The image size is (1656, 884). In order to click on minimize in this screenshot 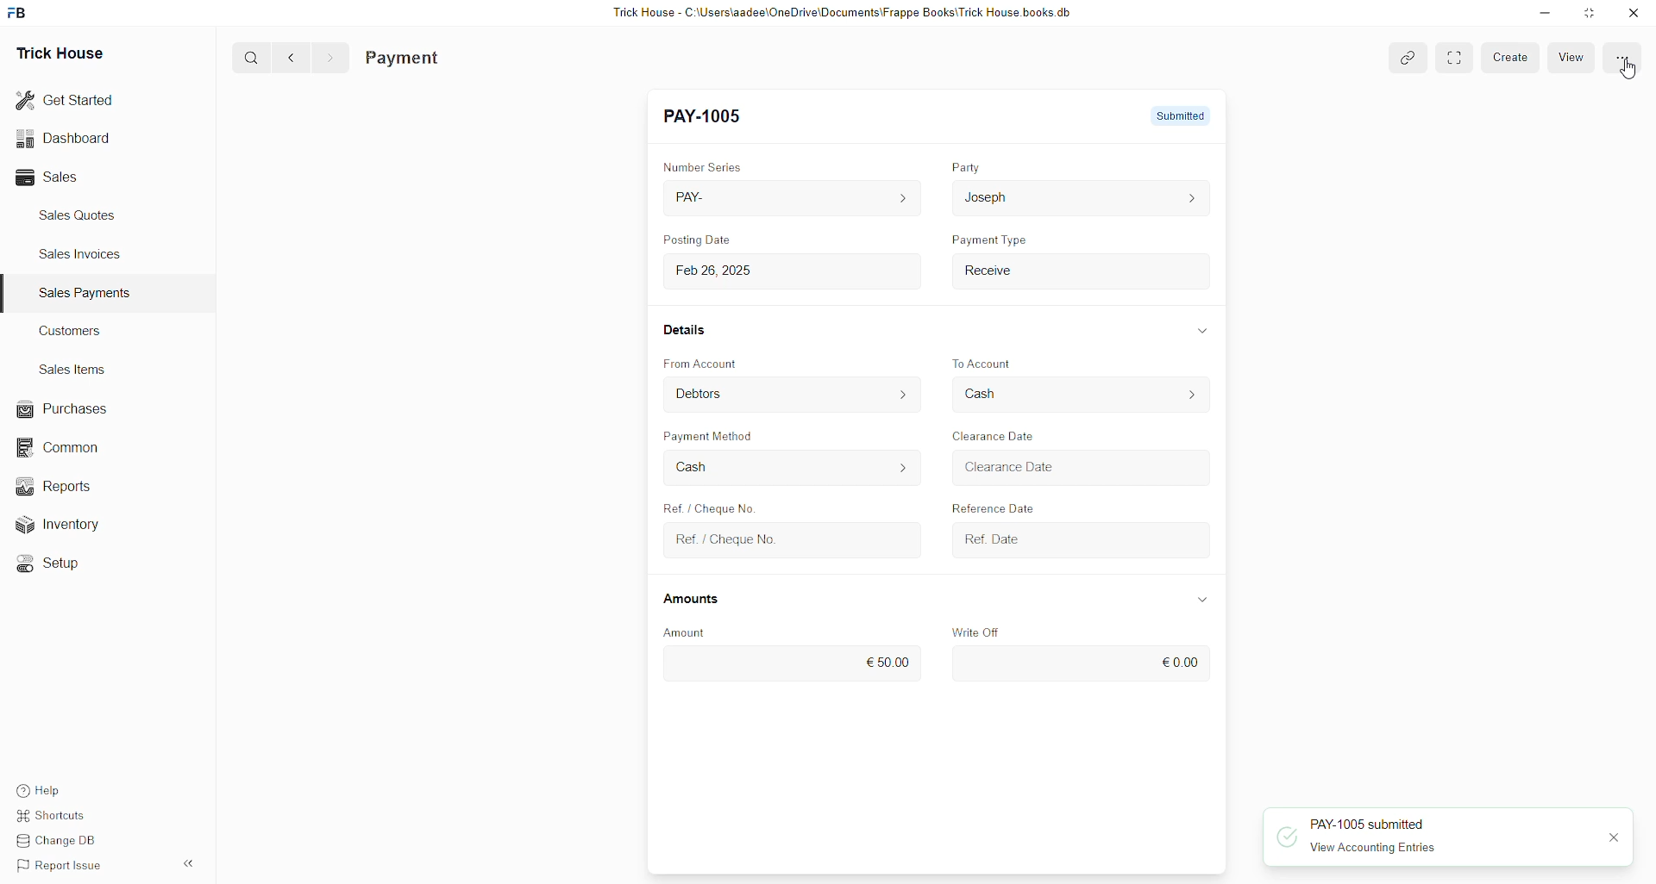, I will do `click(1546, 14)`.